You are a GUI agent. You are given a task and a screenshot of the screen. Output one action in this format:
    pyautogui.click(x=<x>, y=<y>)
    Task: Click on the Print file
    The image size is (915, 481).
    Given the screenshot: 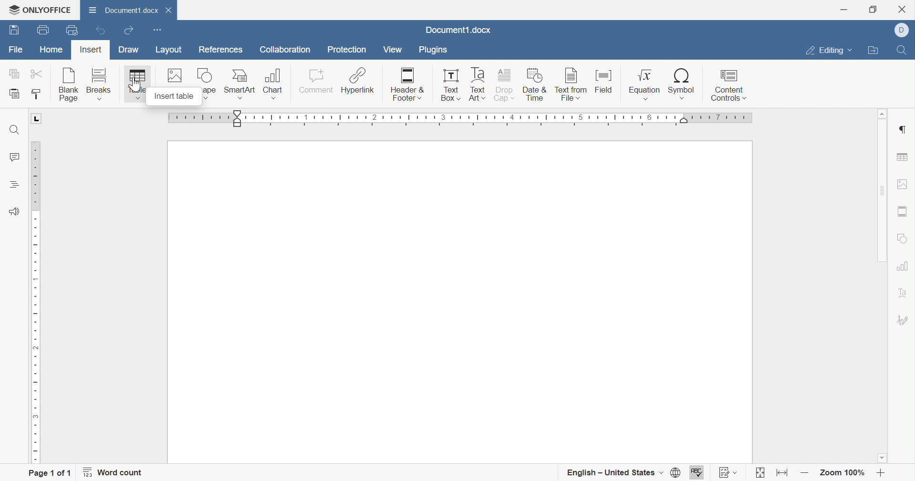 What is the action you would take?
    pyautogui.click(x=45, y=29)
    